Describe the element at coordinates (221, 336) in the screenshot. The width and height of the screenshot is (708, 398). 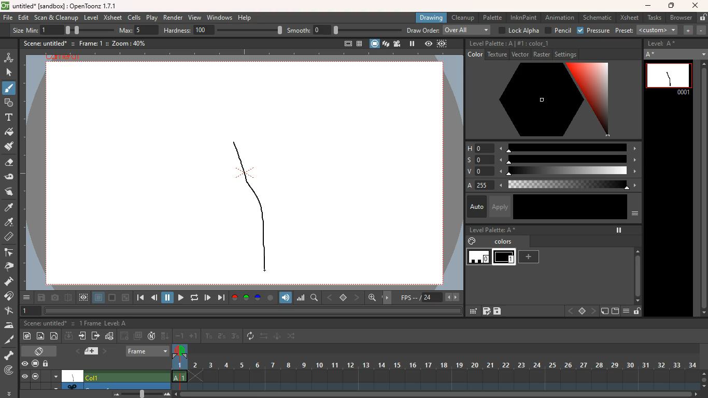
I see `2` at that location.